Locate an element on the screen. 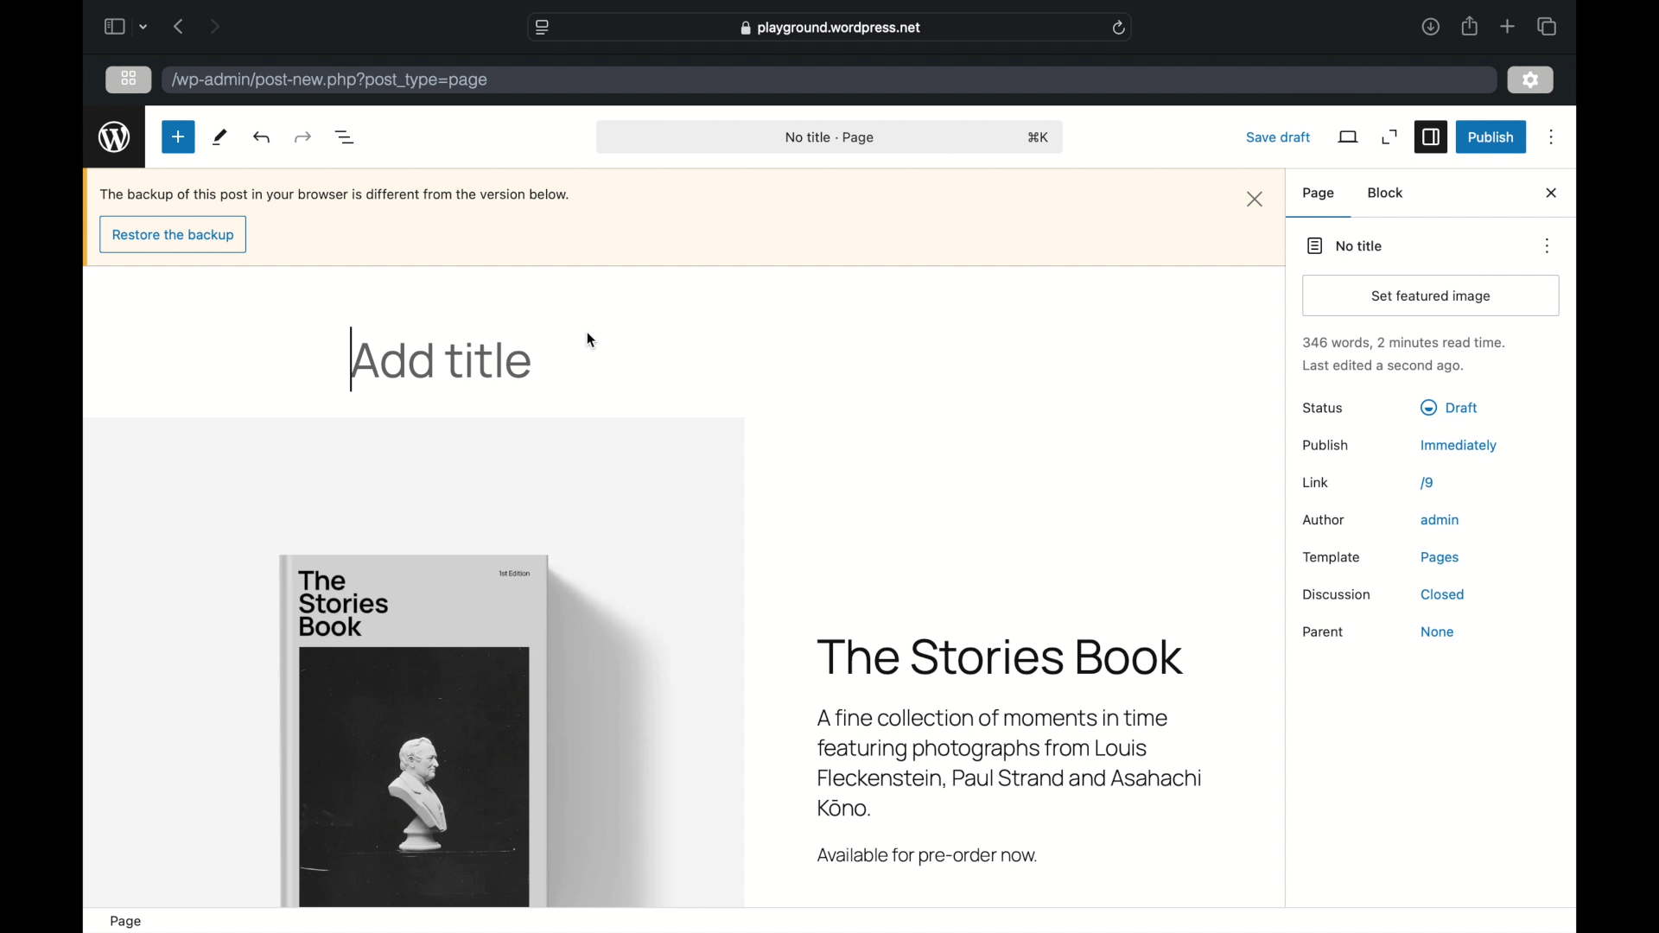  available for pre-order now is located at coordinates (930, 857).